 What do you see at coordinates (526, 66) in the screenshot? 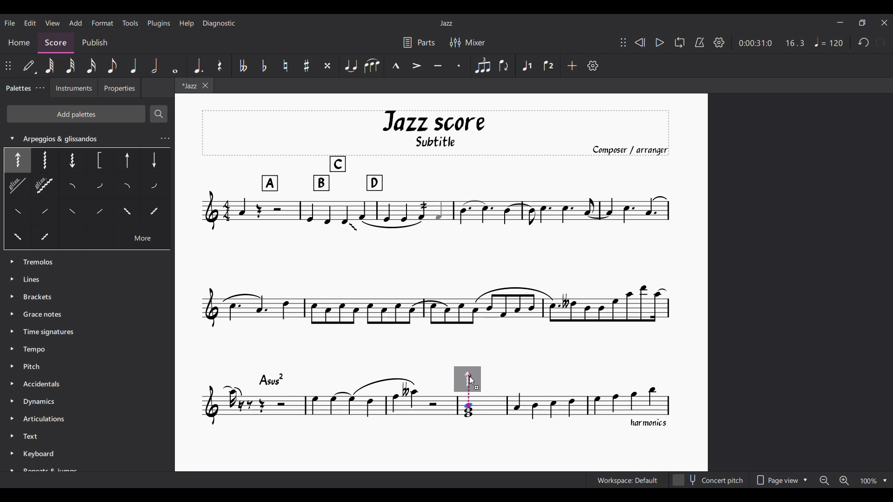
I see `Voice 1` at bounding box center [526, 66].